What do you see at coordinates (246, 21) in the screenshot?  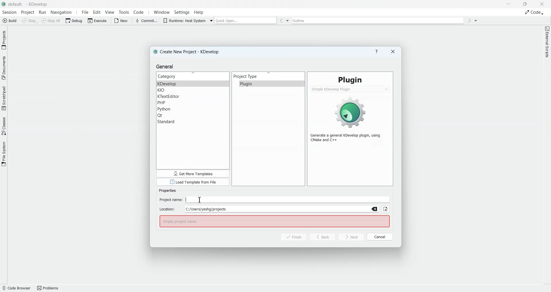 I see `Quick open ` at bounding box center [246, 21].